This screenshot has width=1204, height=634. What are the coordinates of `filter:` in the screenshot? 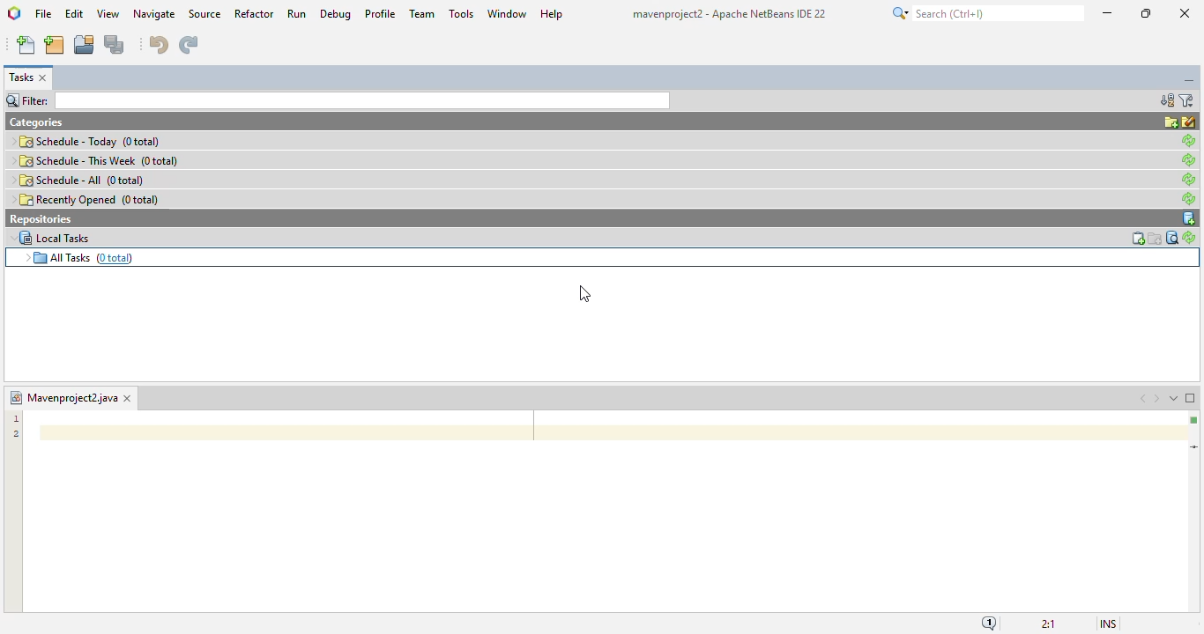 It's located at (337, 100).